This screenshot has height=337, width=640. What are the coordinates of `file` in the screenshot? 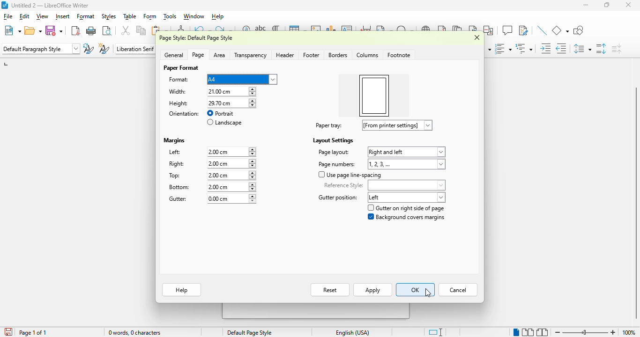 It's located at (8, 16).